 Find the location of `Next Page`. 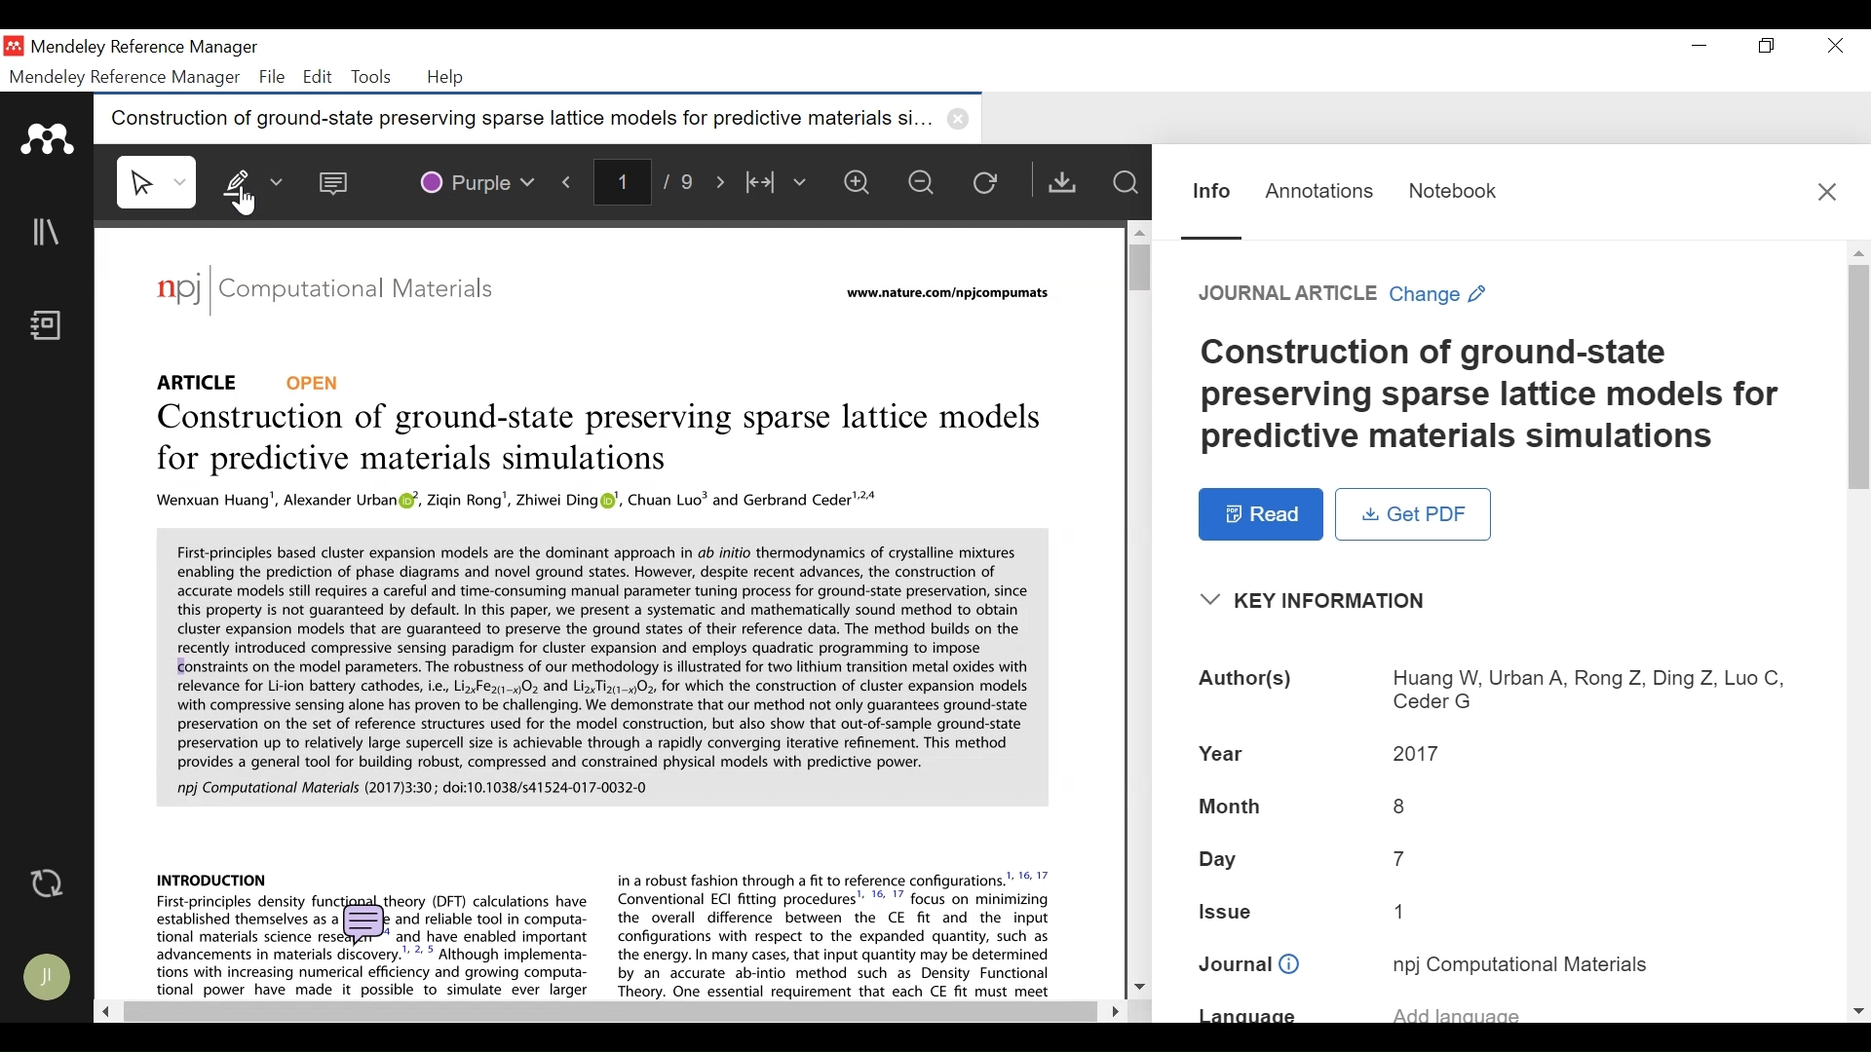

Next Page is located at coordinates (724, 179).